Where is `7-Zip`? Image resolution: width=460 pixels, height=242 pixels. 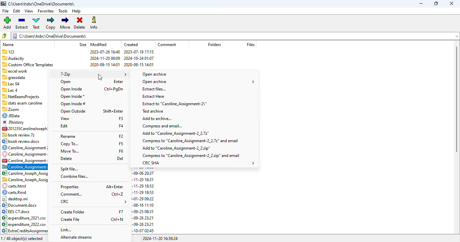 7-Zip is located at coordinates (92, 74).